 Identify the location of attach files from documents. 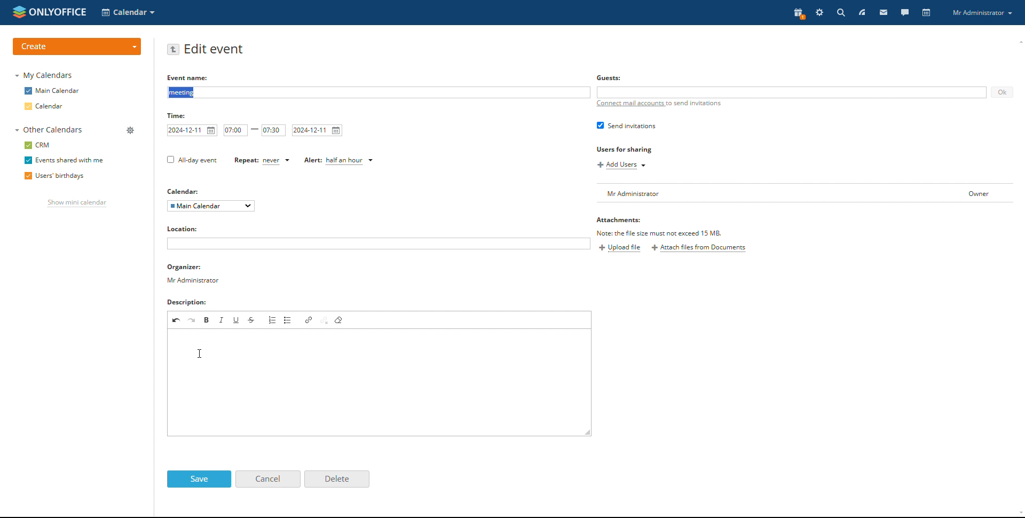
(699, 247).